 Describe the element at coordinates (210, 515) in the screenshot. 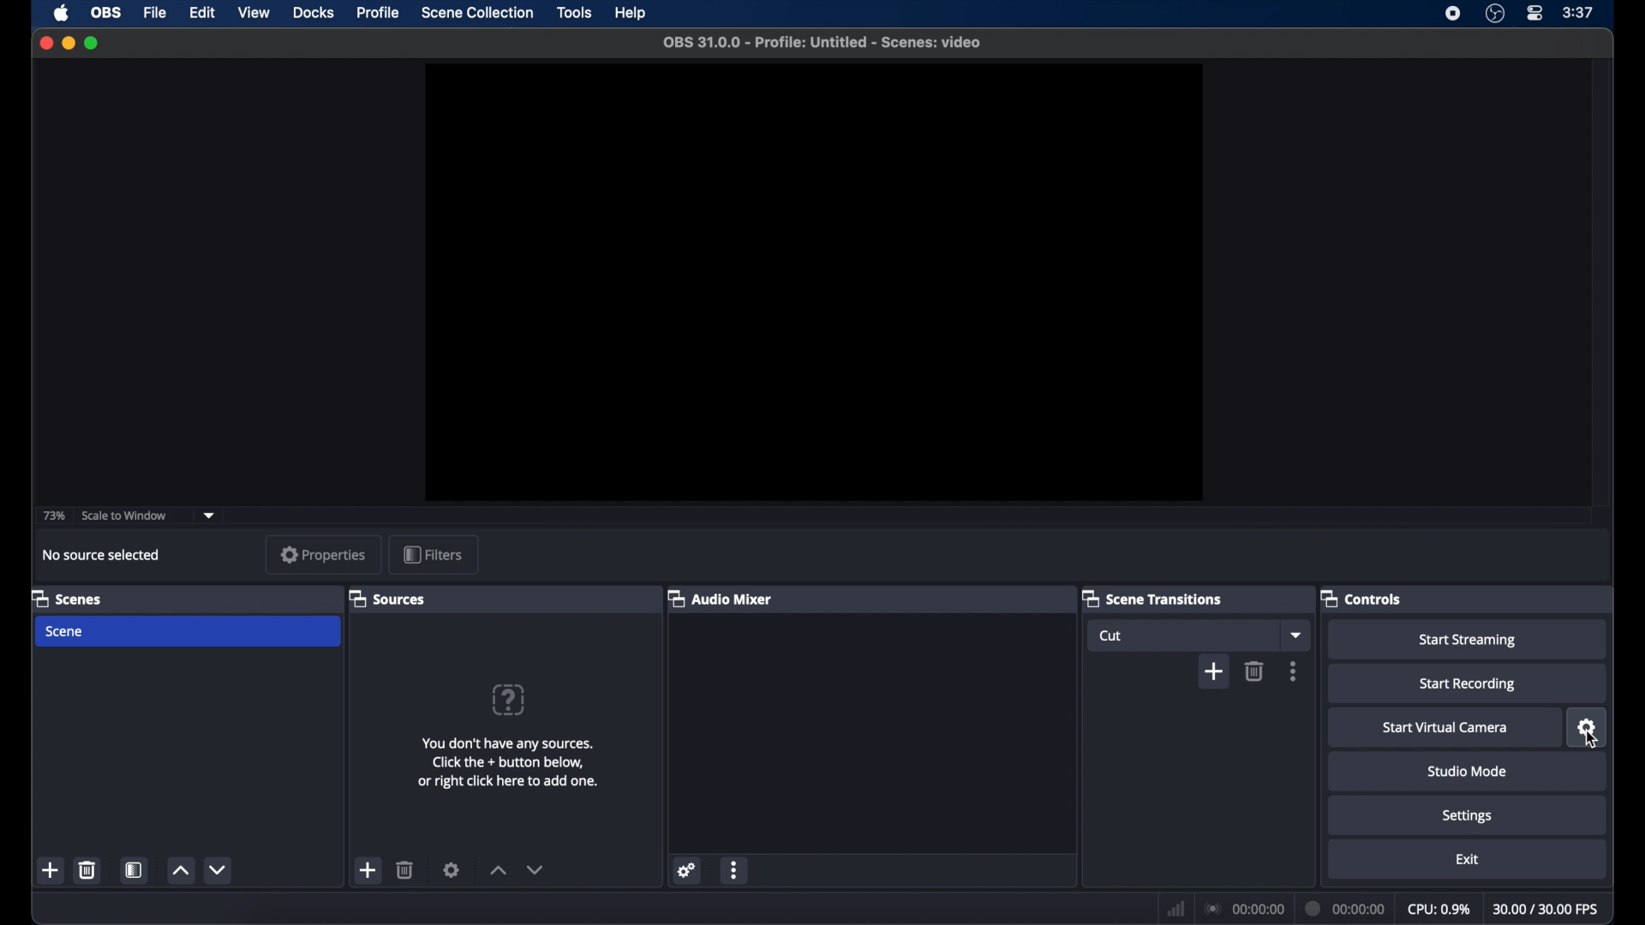

I see `dropdown` at that location.